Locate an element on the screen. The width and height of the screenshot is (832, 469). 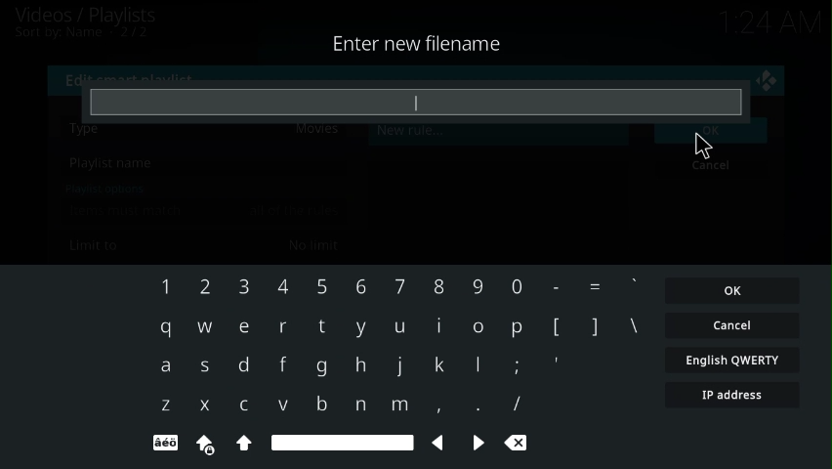
movies is located at coordinates (317, 128).